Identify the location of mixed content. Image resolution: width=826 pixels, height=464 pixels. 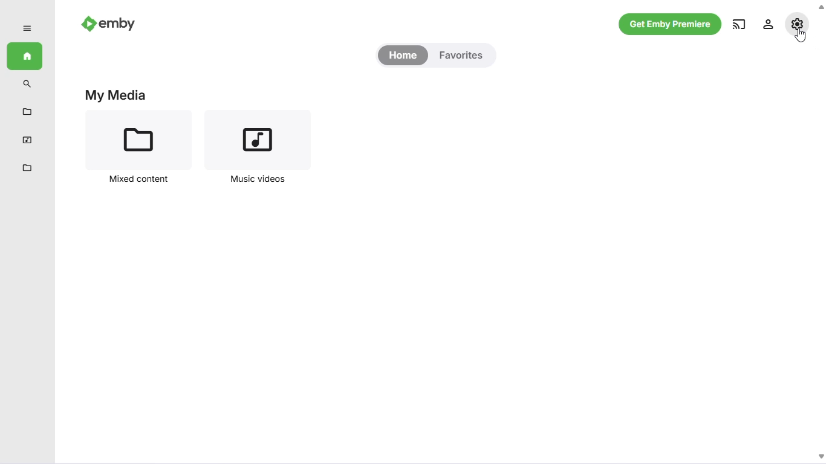
(141, 139).